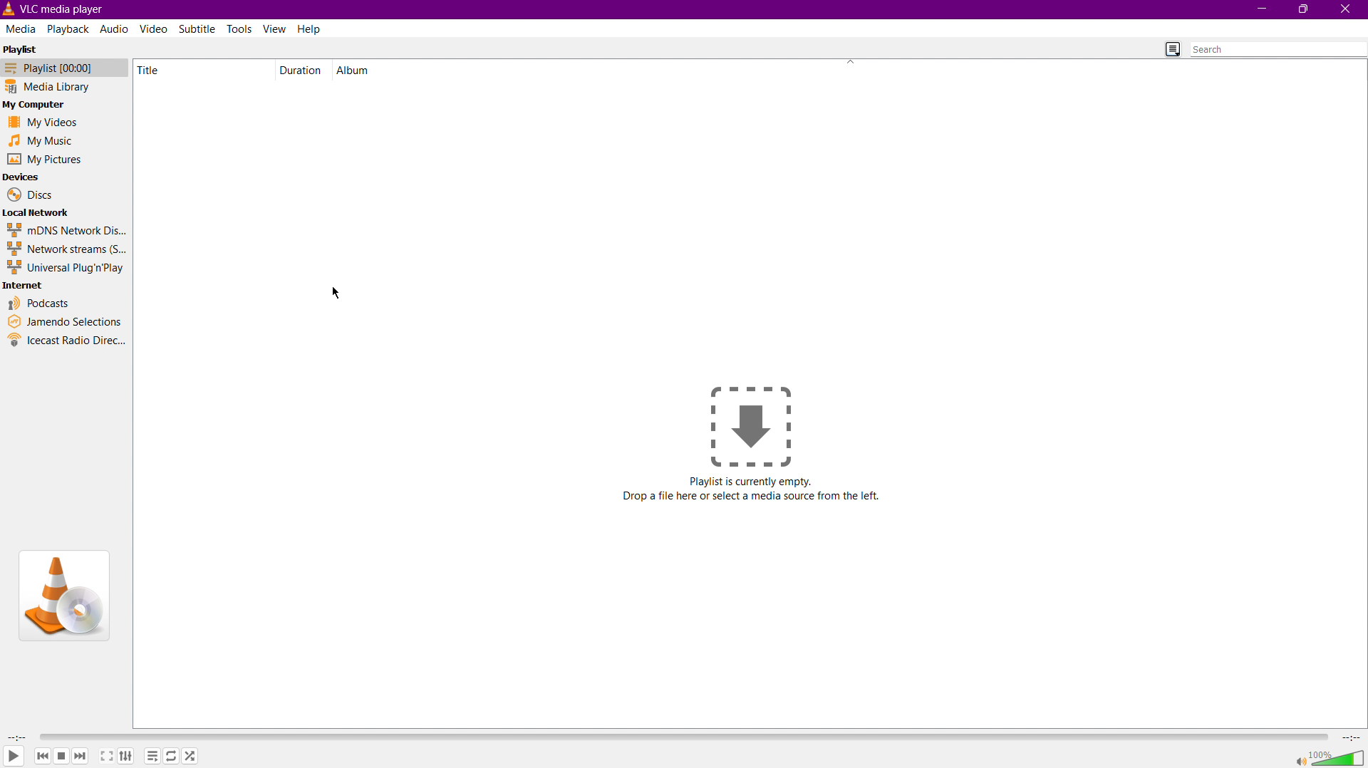 Image resolution: width=1368 pixels, height=768 pixels. Describe the element at coordinates (1260, 9) in the screenshot. I see `Minimize` at that location.